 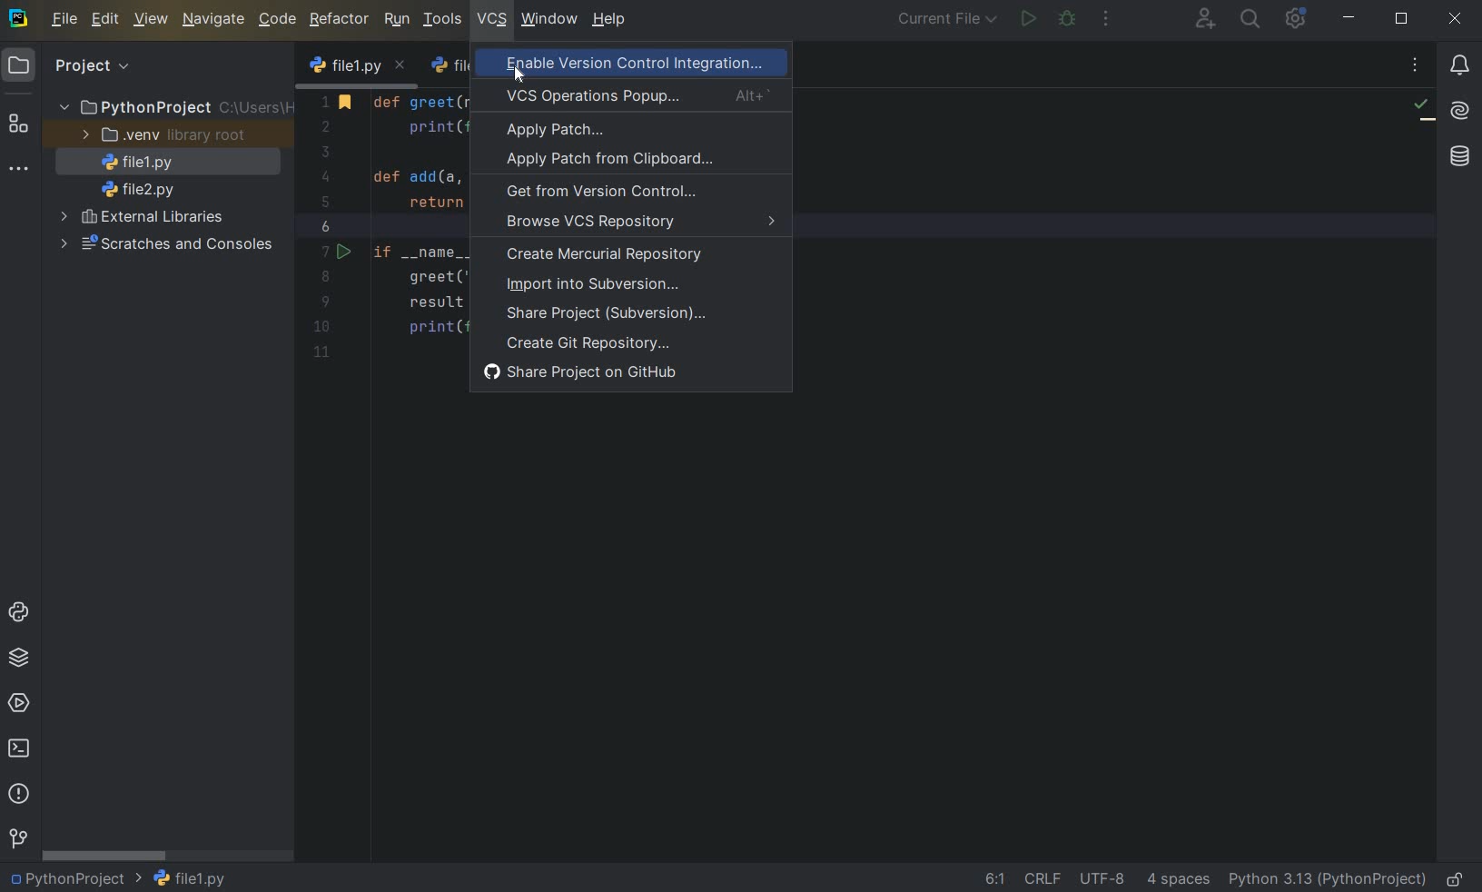 What do you see at coordinates (190, 877) in the screenshot?
I see `file name 1` at bounding box center [190, 877].